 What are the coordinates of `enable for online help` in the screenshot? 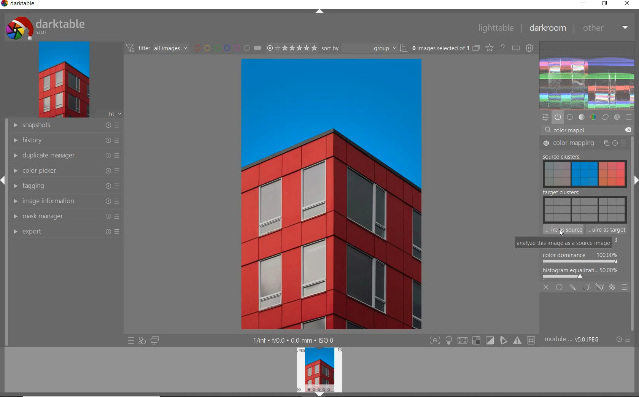 It's located at (503, 48).